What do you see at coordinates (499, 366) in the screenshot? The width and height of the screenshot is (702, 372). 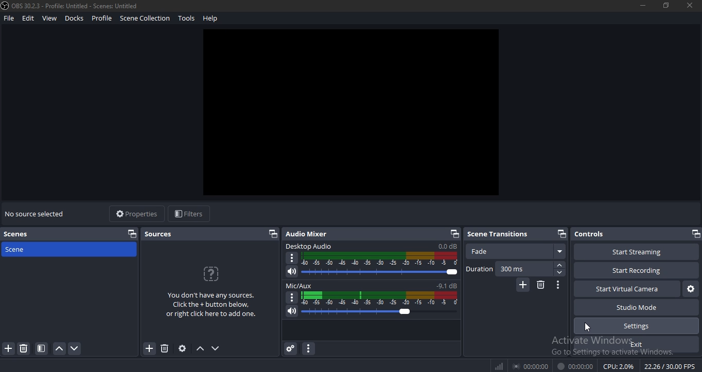 I see `icon` at bounding box center [499, 366].